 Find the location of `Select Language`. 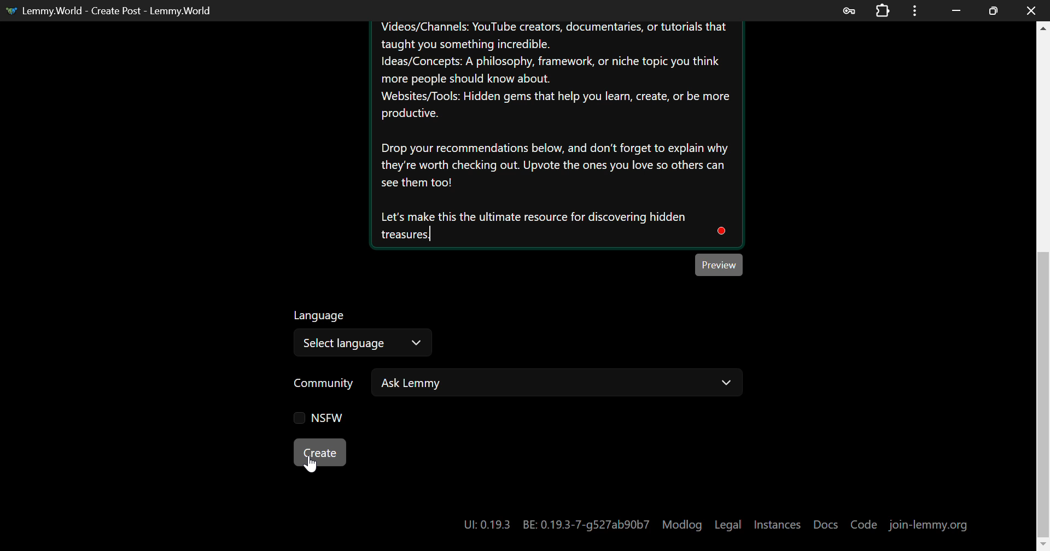

Select Language is located at coordinates (364, 335).